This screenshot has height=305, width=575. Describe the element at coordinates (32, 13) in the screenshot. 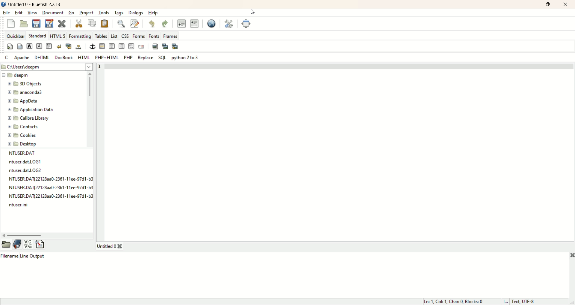

I see `view` at that location.